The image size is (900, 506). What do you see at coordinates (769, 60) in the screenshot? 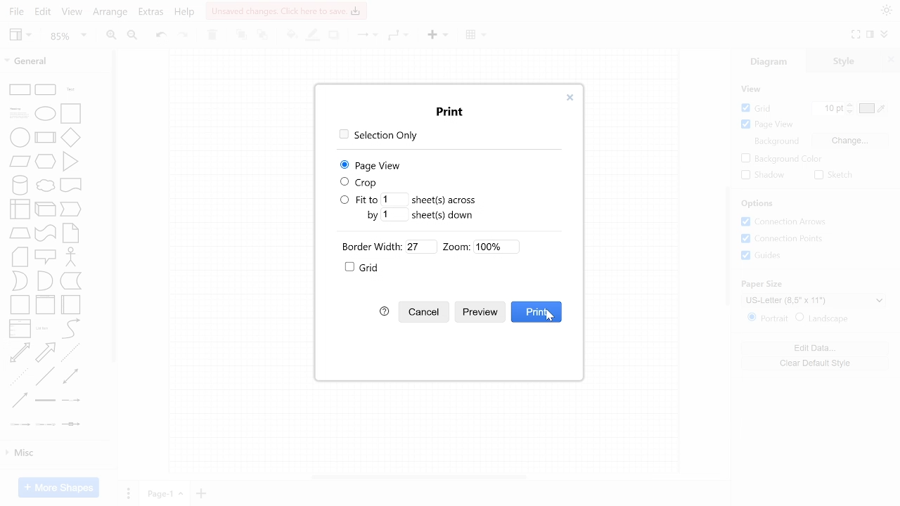
I see `Diagram` at bounding box center [769, 60].